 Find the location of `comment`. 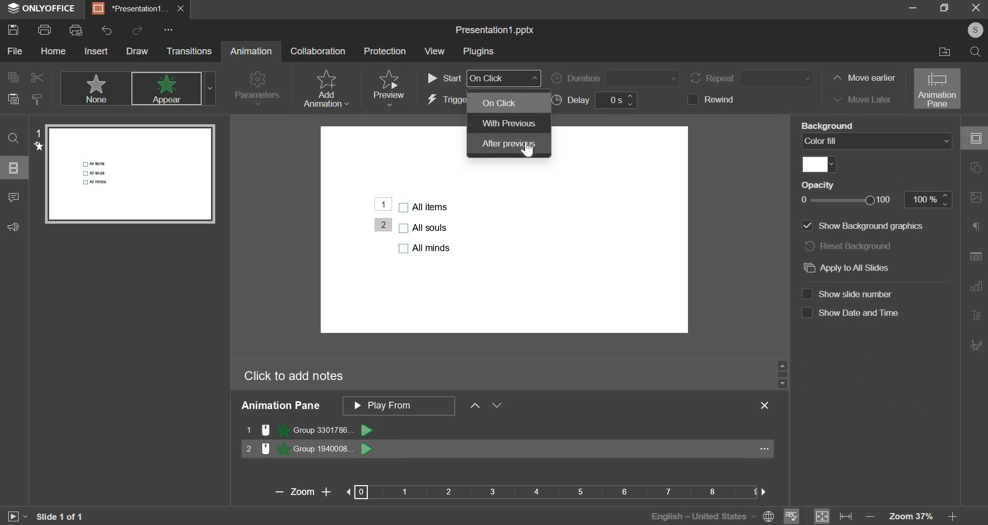

comment is located at coordinates (13, 199).